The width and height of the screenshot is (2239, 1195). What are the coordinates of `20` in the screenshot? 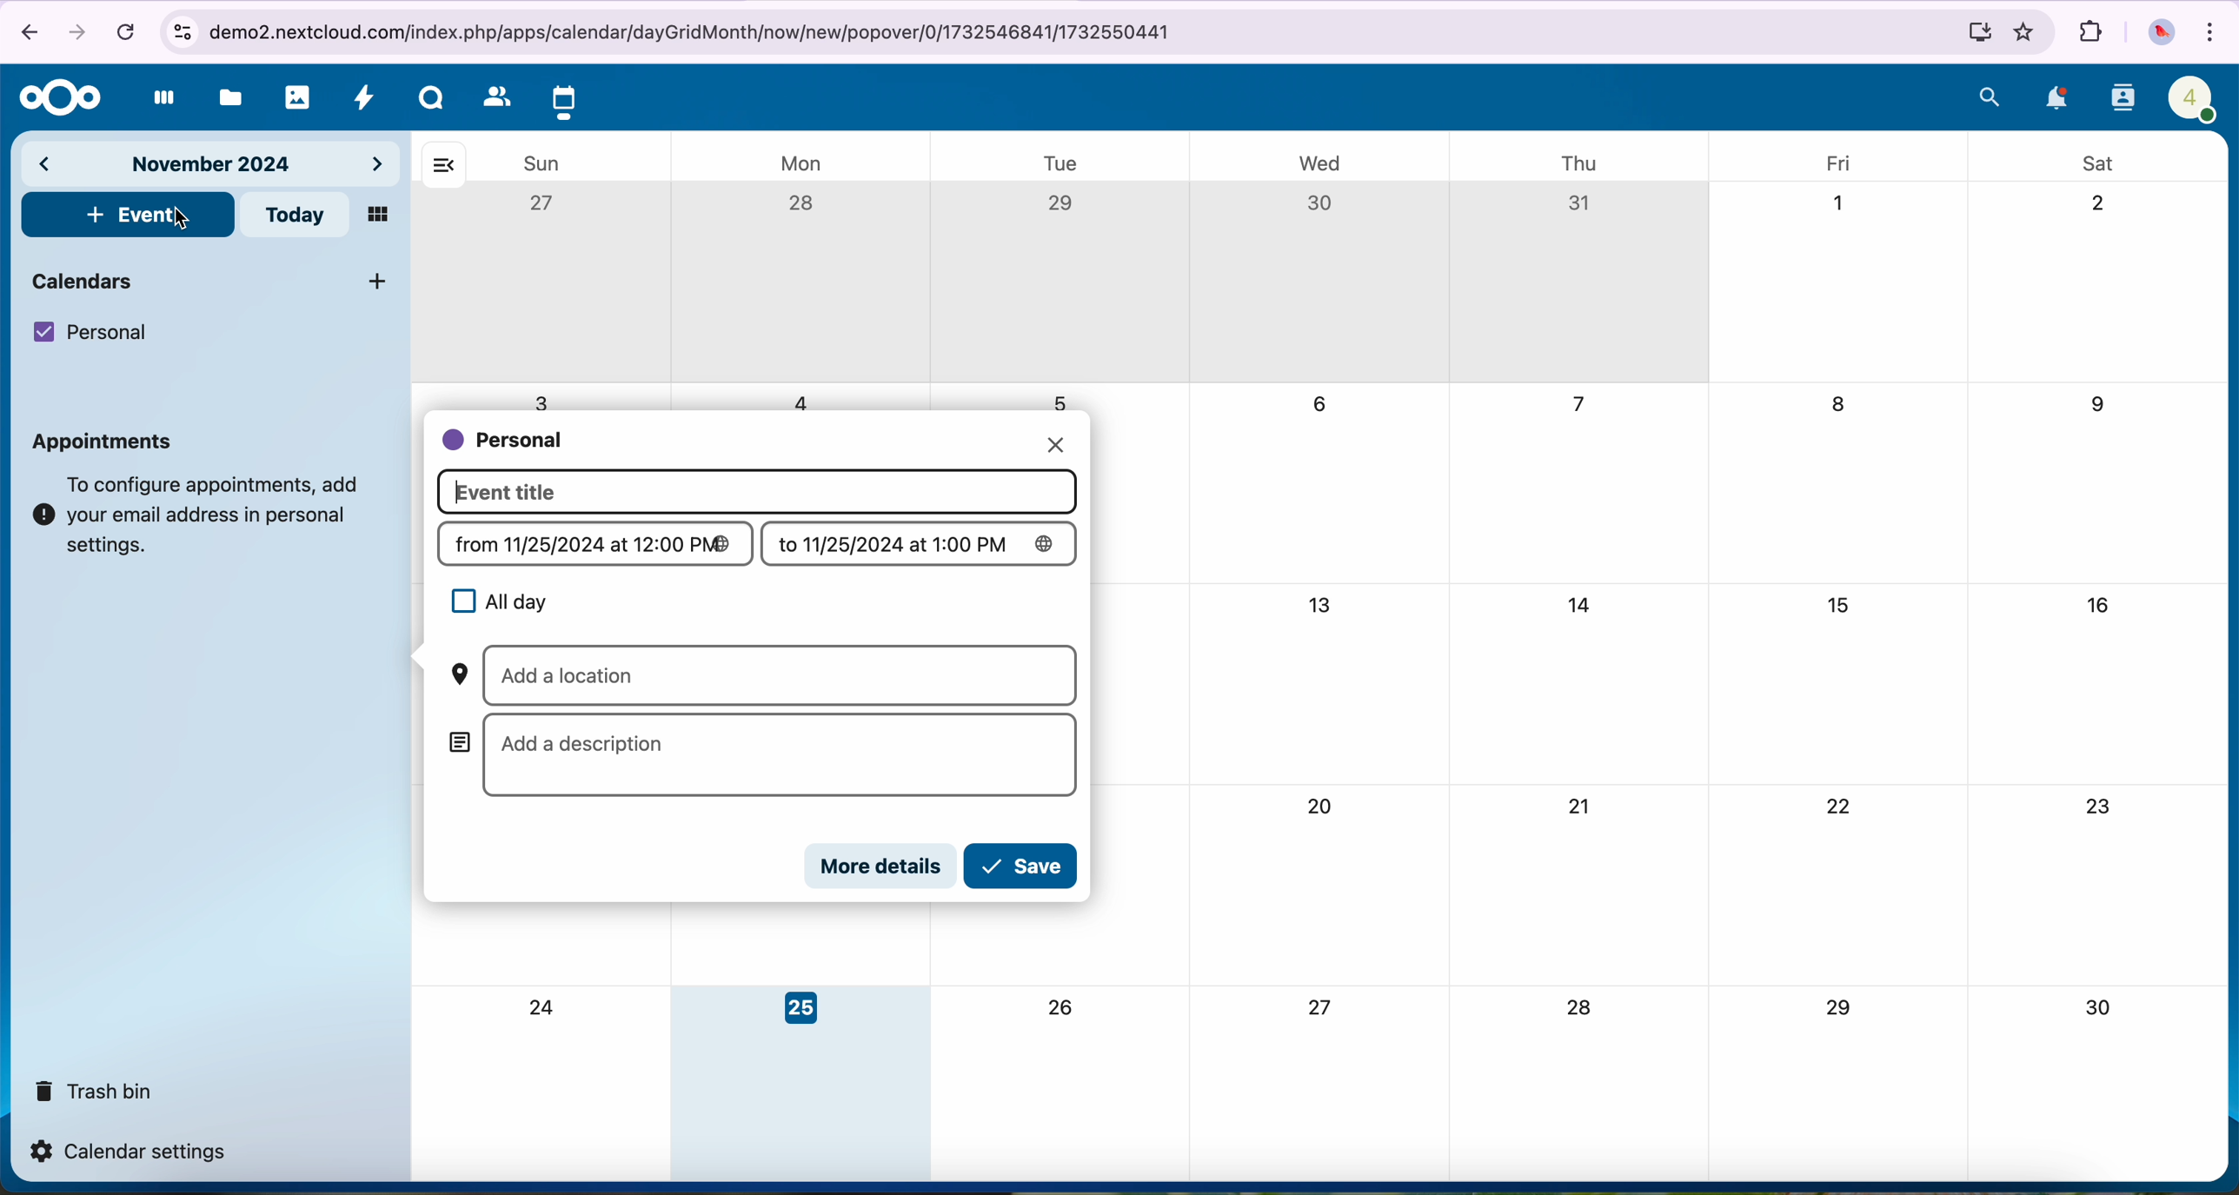 It's located at (1317, 806).